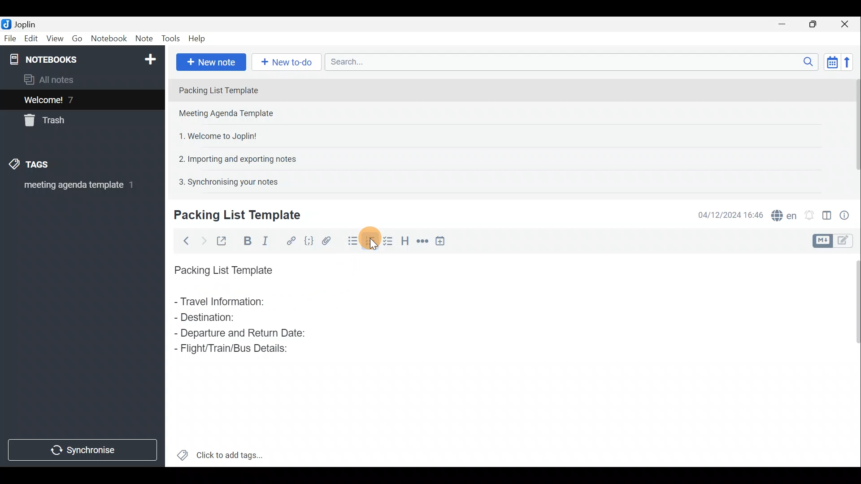 This screenshot has width=861, height=484. I want to click on Note properties, so click(848, 214).